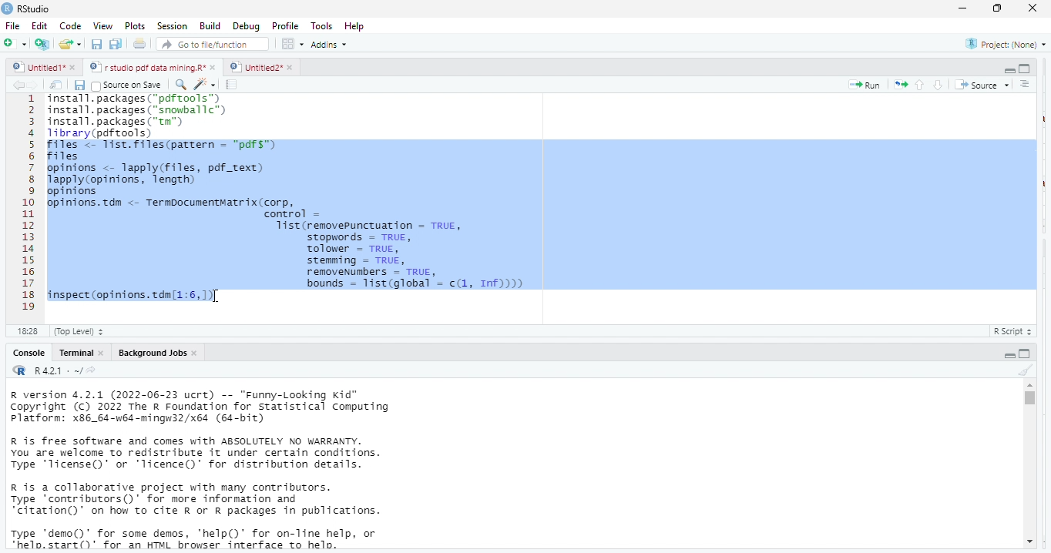  I want to click on hide console, so click(1025, 69).